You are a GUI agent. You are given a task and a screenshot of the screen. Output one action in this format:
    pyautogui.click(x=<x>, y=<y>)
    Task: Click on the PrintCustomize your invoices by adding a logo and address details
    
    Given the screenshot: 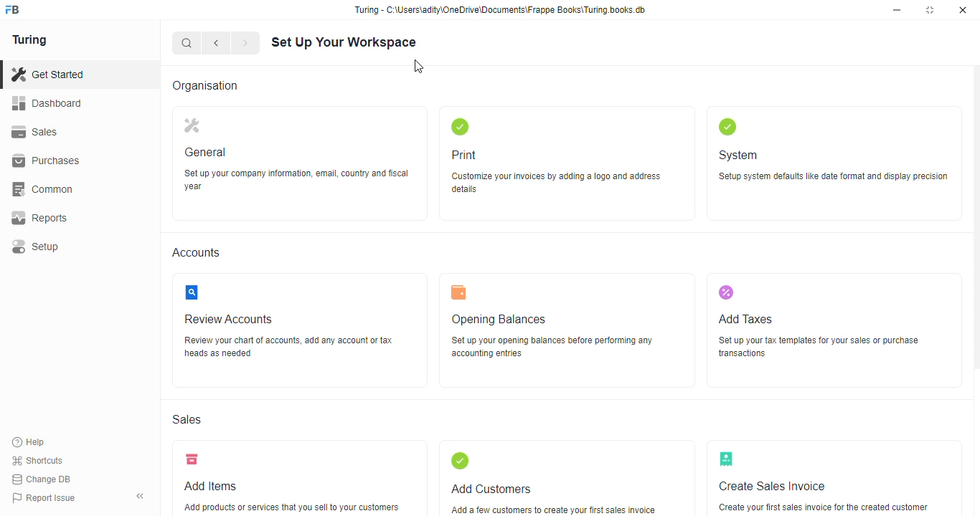 What is the action you would take?
    pyautogui.click(x=569, y=163)
    